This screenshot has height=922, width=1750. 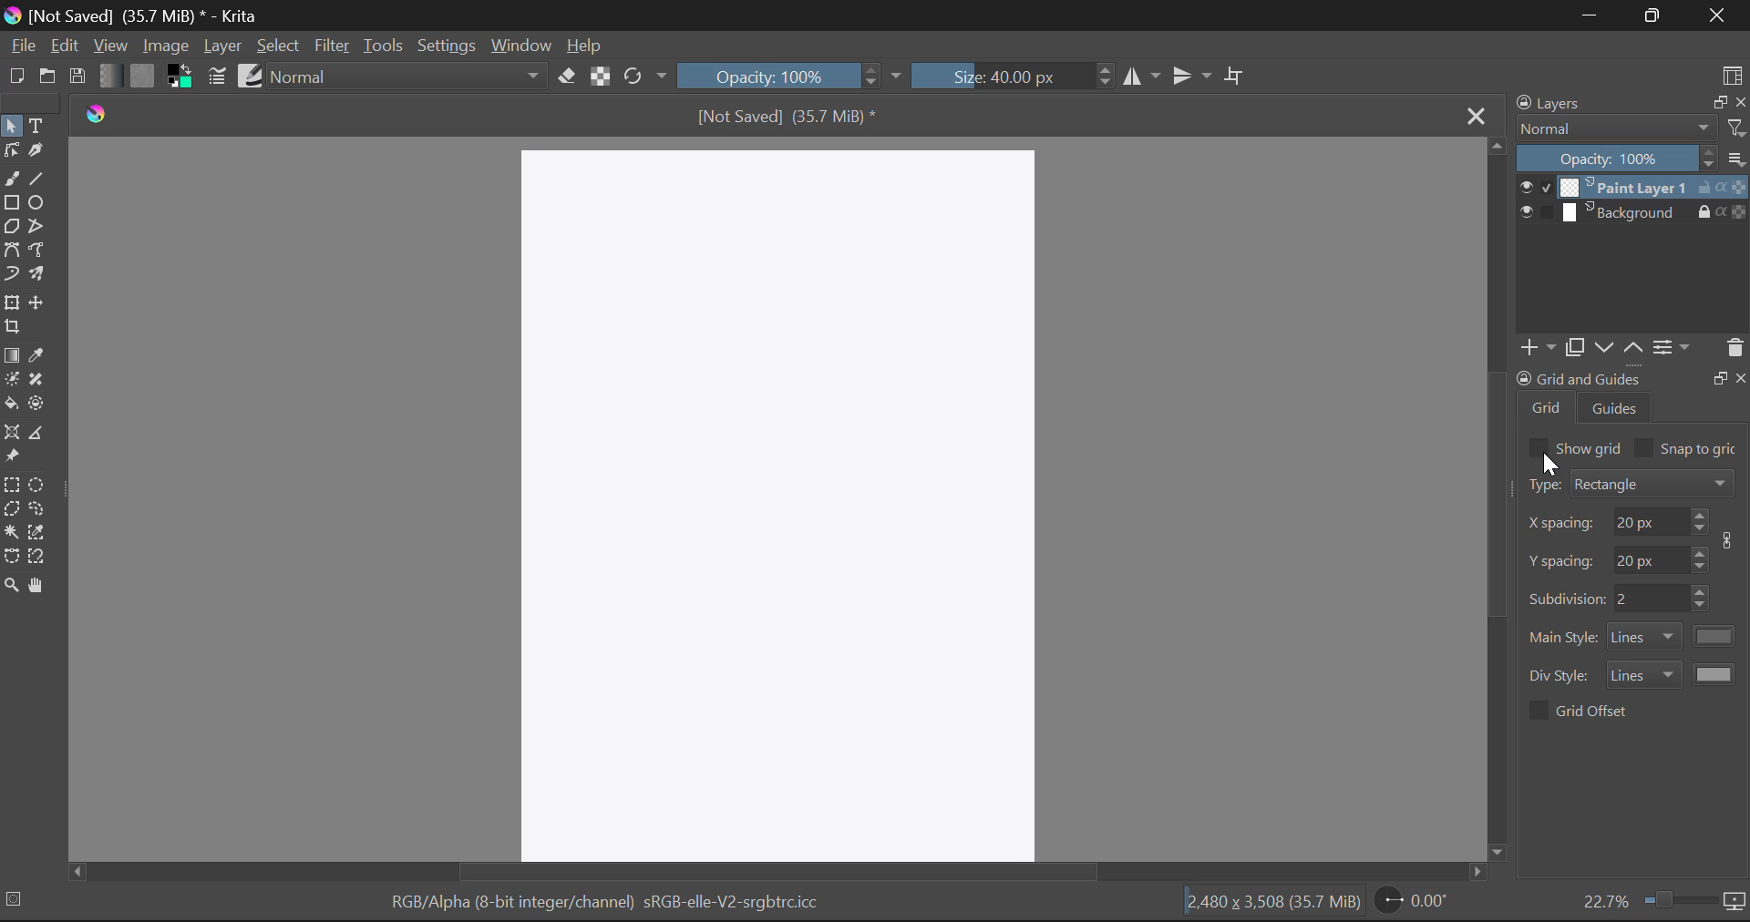 What do you see at coordinates (1734, 348) in the screenshot?
I see `delete` at bounding box center [1734, 348].